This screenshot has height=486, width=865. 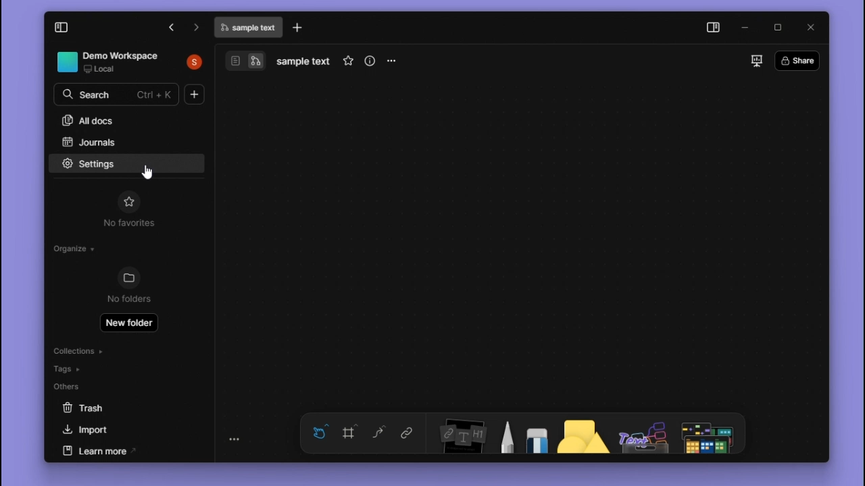 I want to click on settings, so click(x=84, y=163).